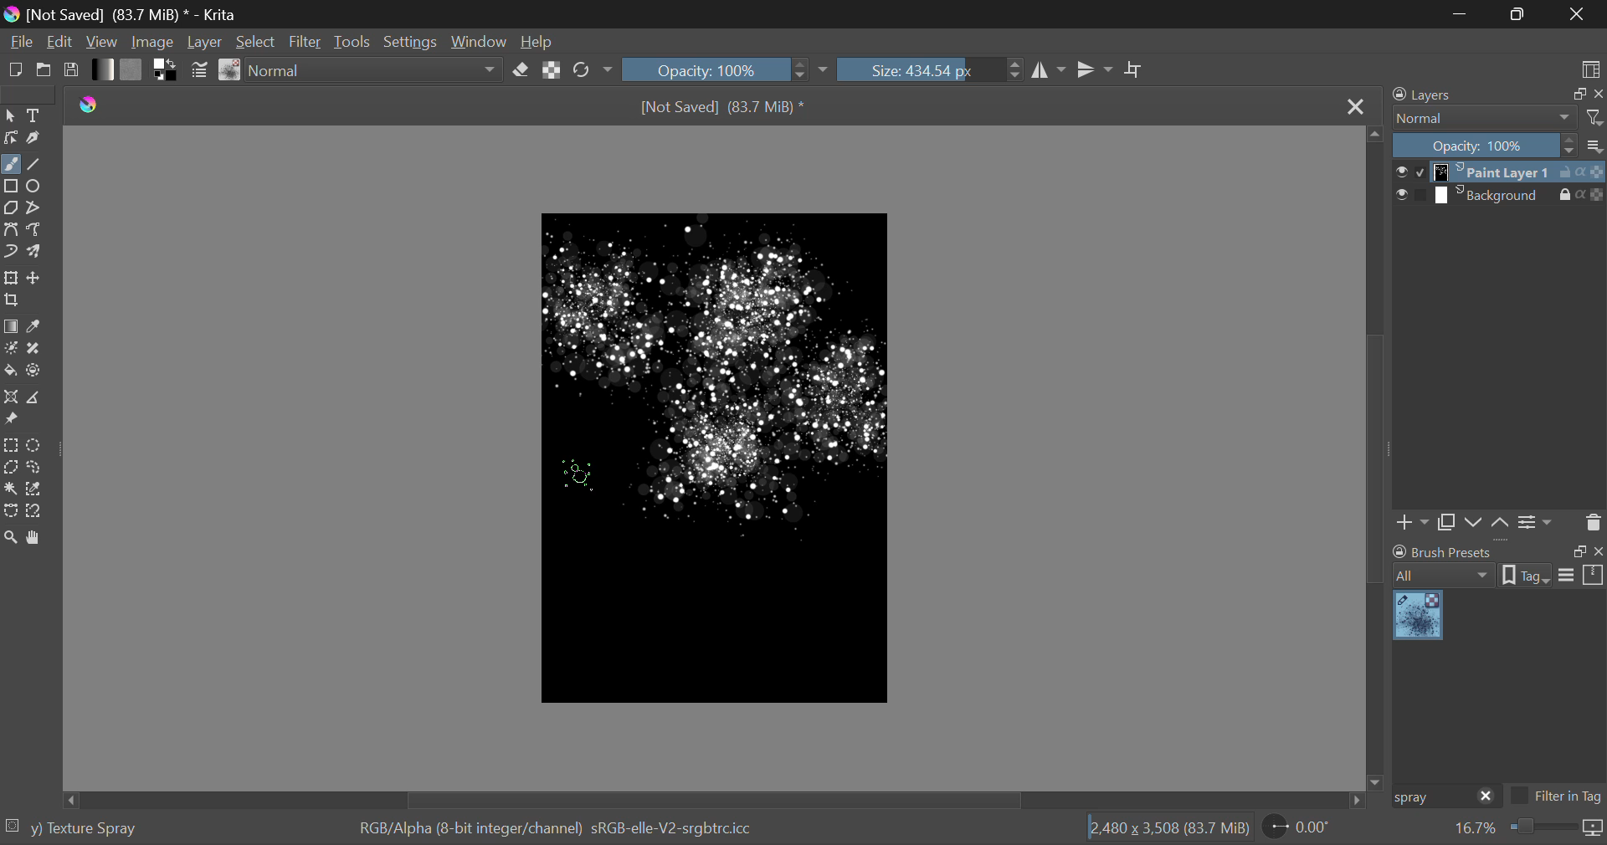 The width and height of the screenshot is (1607, 845). I want to click on Similar Color Selector, so click(37, 489).